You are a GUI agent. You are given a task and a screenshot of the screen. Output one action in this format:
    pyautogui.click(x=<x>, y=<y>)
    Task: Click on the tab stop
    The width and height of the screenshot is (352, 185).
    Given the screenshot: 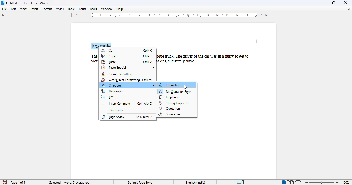 What is the action you would take?
    pyautogui.click(x=3, y=16)
    